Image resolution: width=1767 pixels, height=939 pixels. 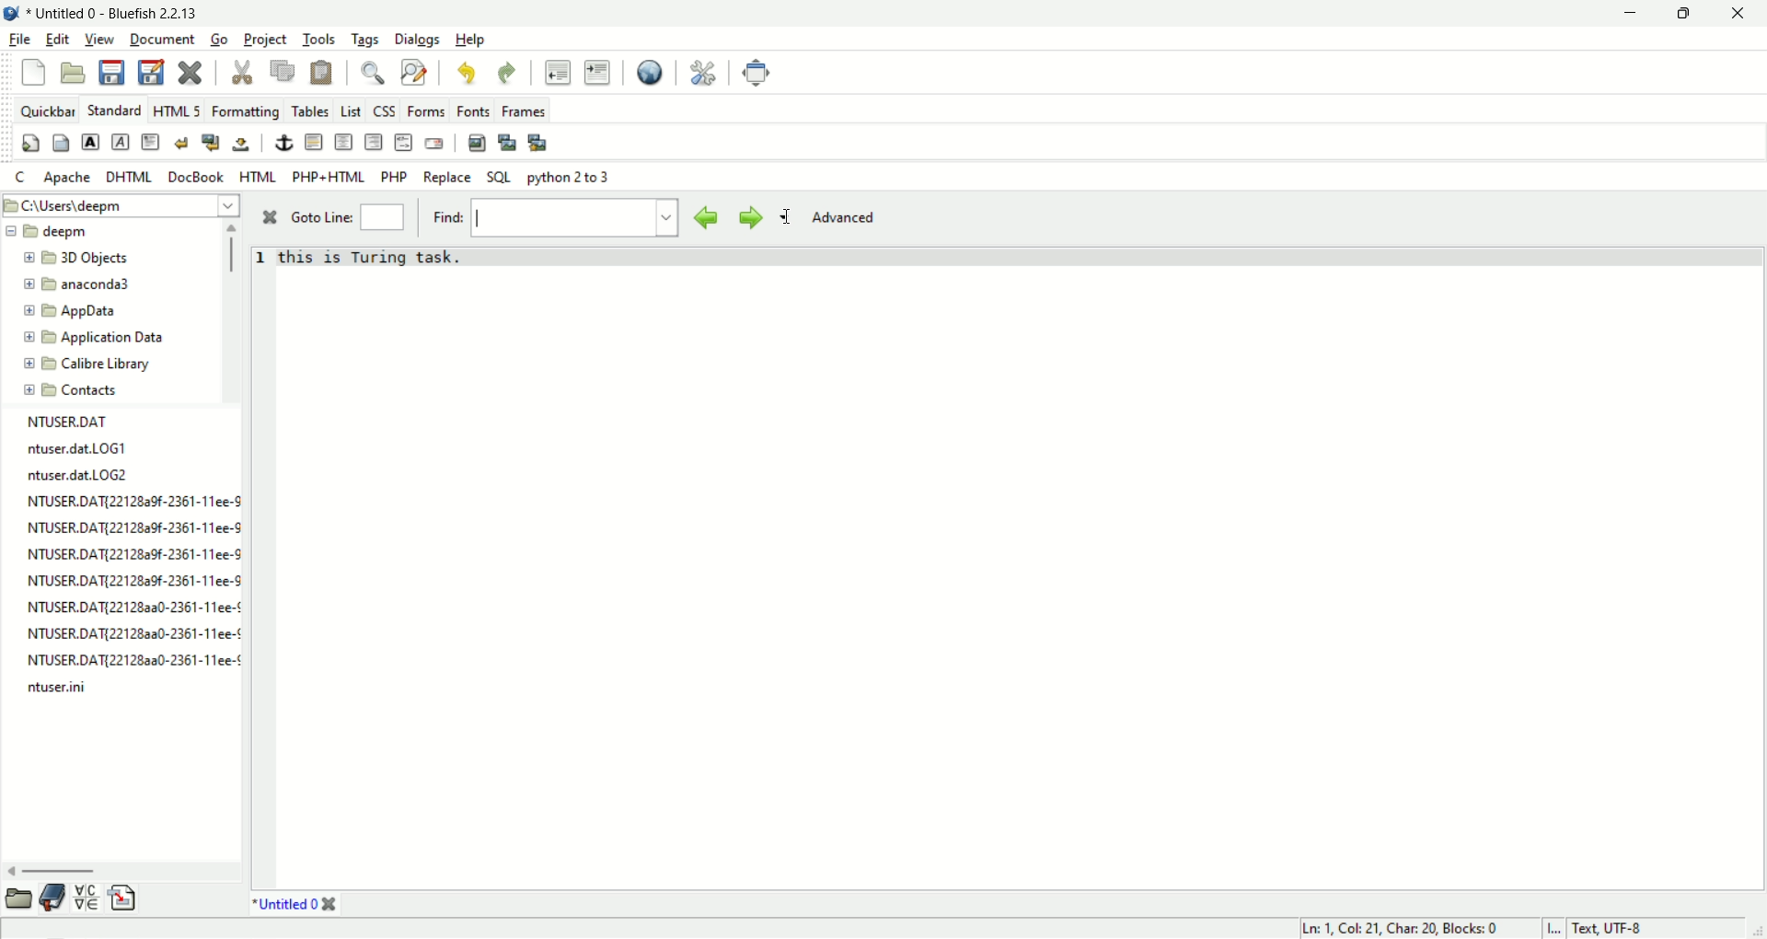 I want to click on NTUSER.DAT, so click(x=73, y=422).